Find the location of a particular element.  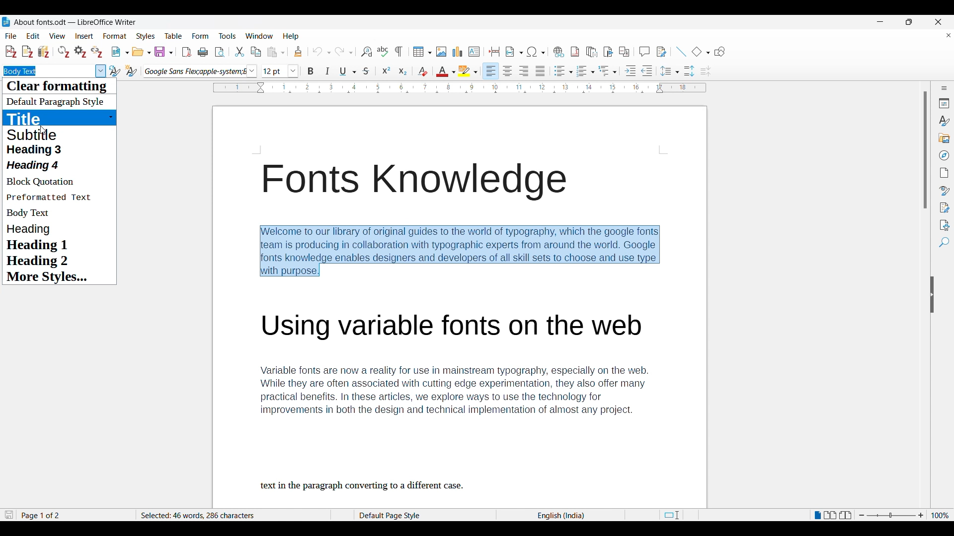

Export directly as PDF is located at coordinates (187, 52).